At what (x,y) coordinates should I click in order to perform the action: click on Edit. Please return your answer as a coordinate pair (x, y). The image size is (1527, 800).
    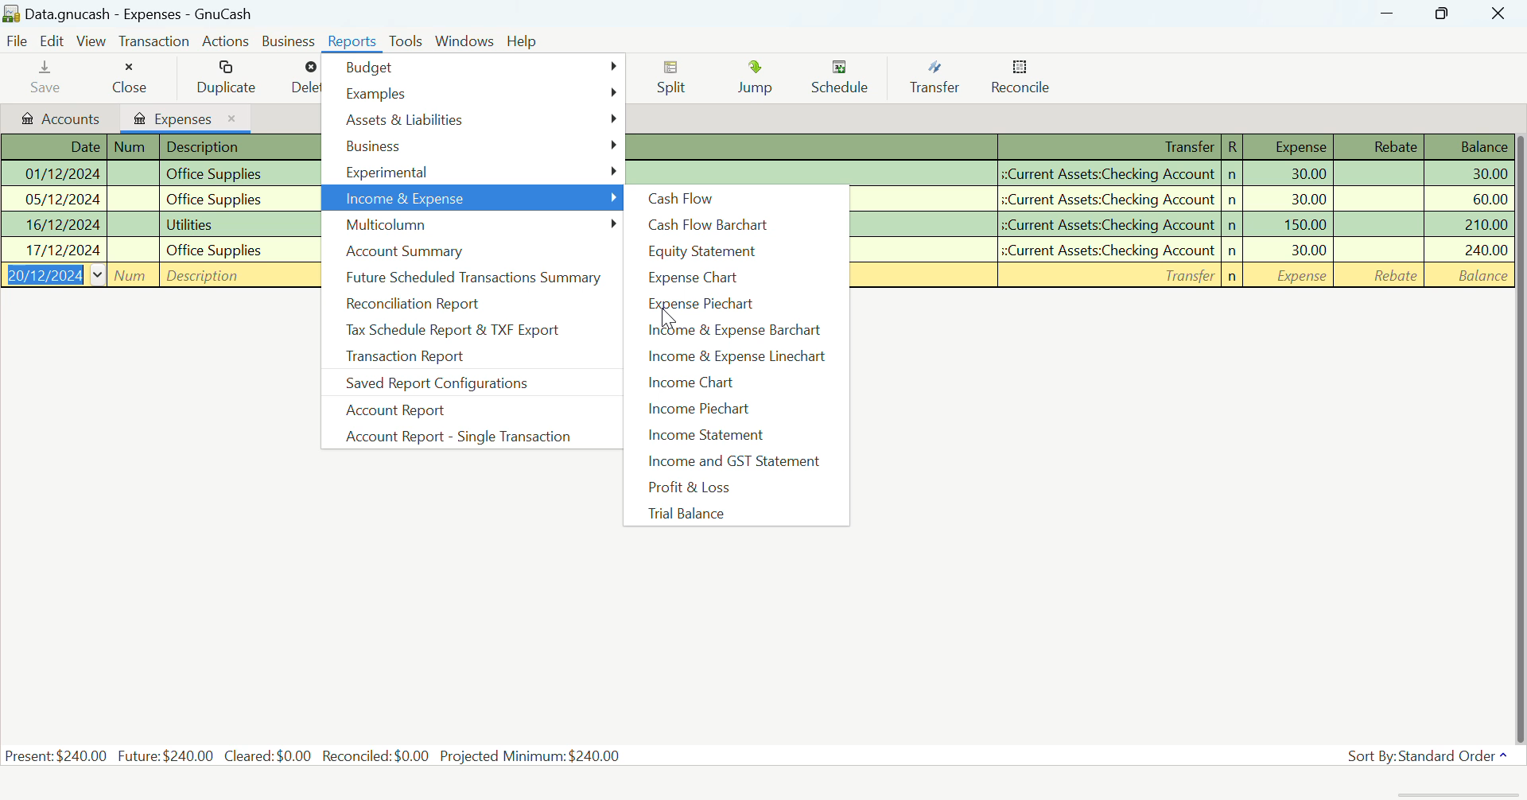
    Looking at the image, I should click on (53, 40).